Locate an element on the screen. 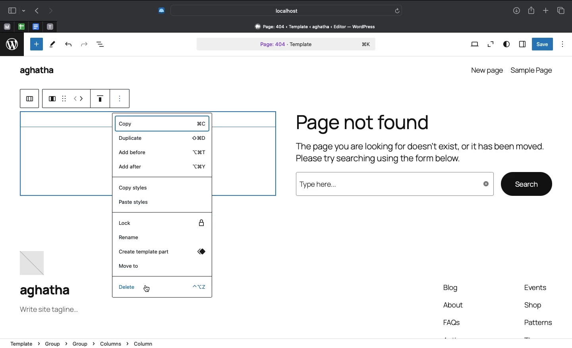 The width and height of the screenshot is (572, 348). FAQs is located at coordinates (454, 323).